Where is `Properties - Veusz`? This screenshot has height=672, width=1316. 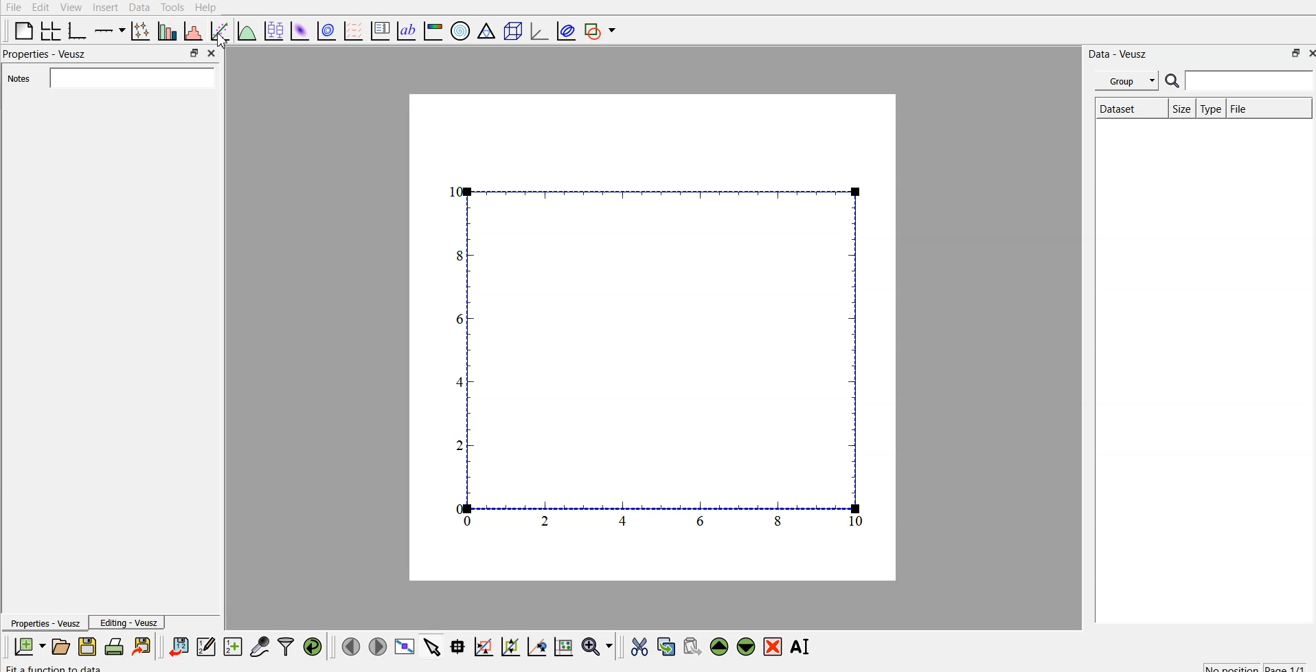 Properties - Veusz is located at coordinates (45, 623).